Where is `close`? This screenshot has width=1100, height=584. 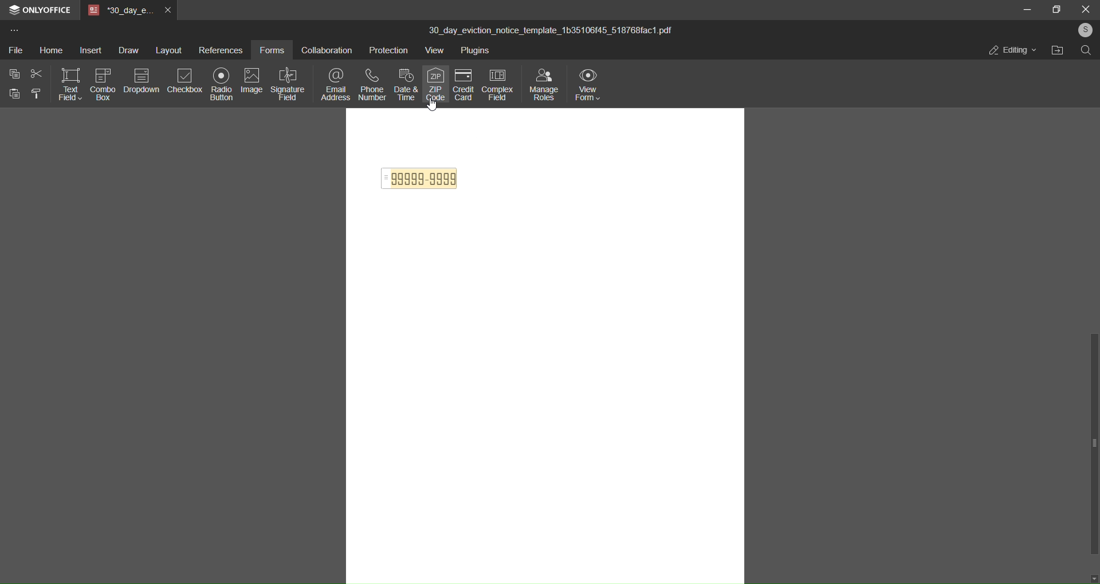 close is located at coordinates (1086, 9).